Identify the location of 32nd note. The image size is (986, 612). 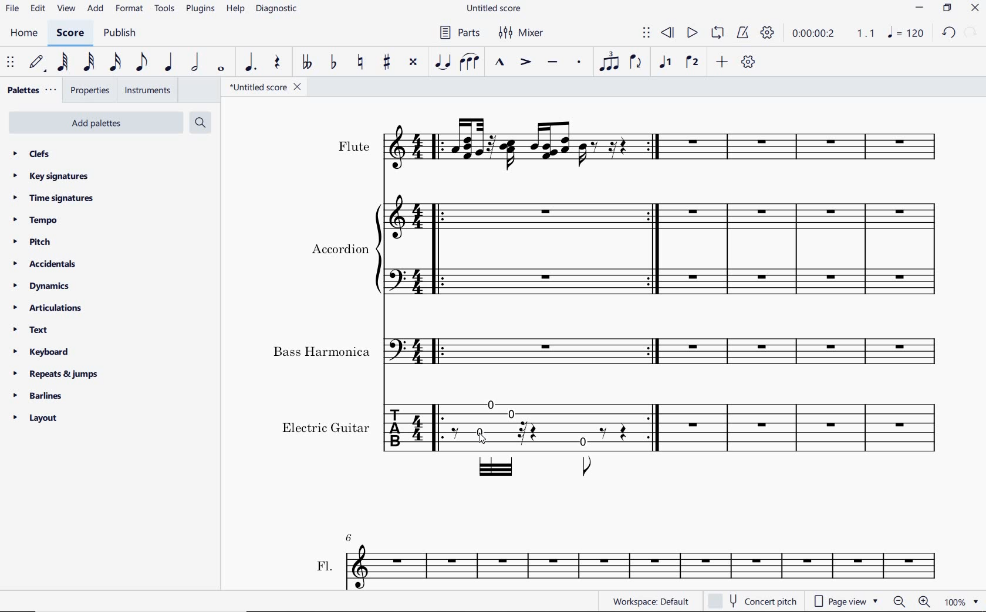
(87, 62).